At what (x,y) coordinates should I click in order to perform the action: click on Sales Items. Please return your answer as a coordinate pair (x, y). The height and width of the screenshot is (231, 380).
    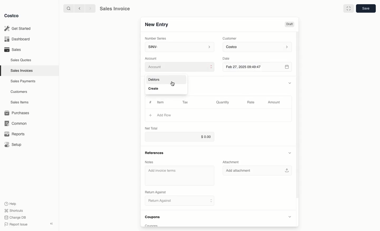
    Looking at the image, I should click on (20, 102).